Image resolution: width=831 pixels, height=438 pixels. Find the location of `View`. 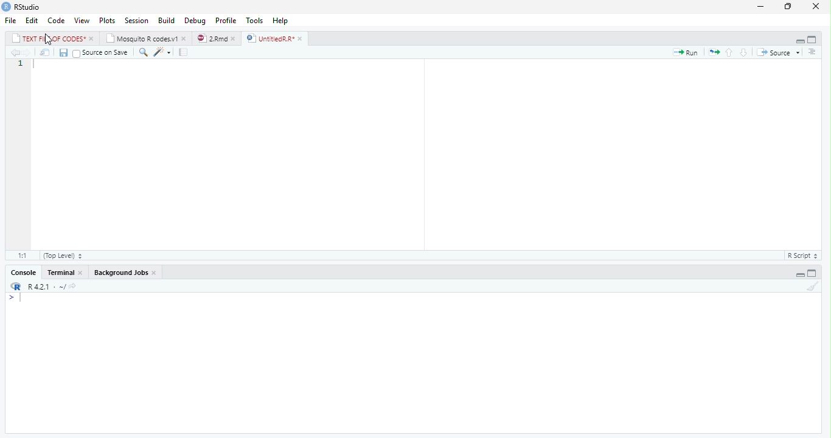

View is located at coordinates (82, 21).